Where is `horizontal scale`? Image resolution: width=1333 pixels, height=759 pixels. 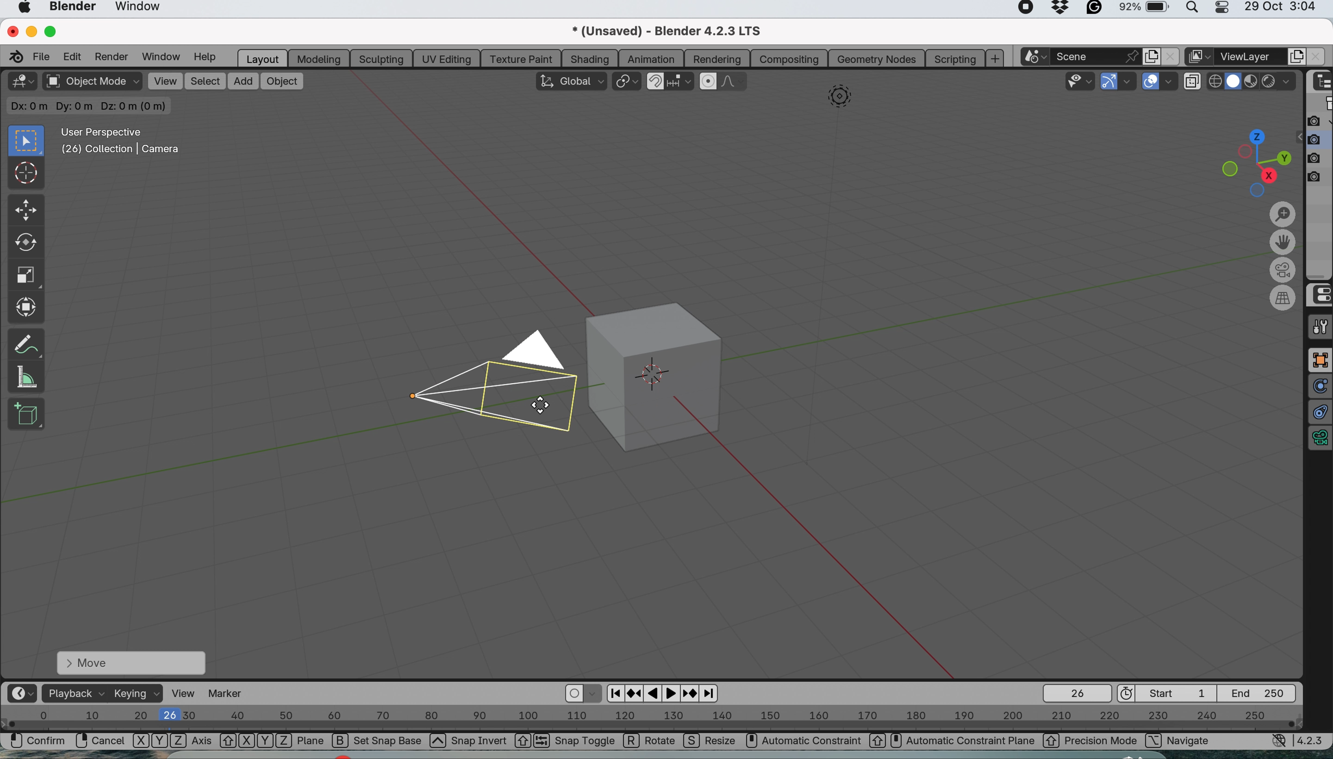
horizontal scale is located at coordinates (652, 719).